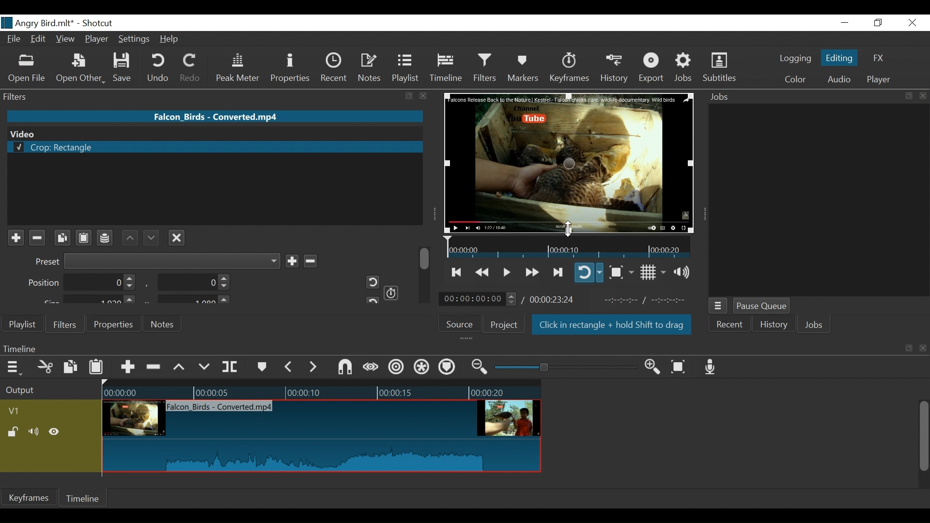  I want to click on Ripple all tracks, so click(422, 368).